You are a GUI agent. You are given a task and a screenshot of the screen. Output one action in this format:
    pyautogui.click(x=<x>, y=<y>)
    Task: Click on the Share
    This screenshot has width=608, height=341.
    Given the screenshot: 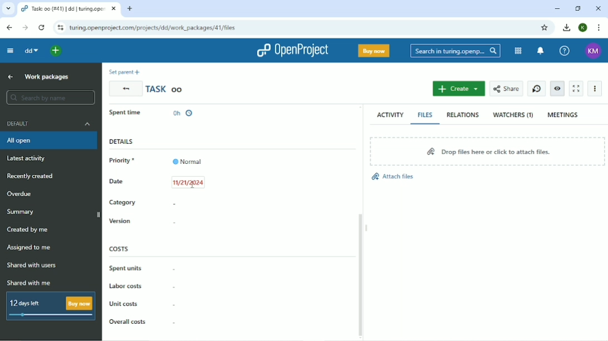 What is the action you would take?
    pyautogui.click(x=506, y=89)
    